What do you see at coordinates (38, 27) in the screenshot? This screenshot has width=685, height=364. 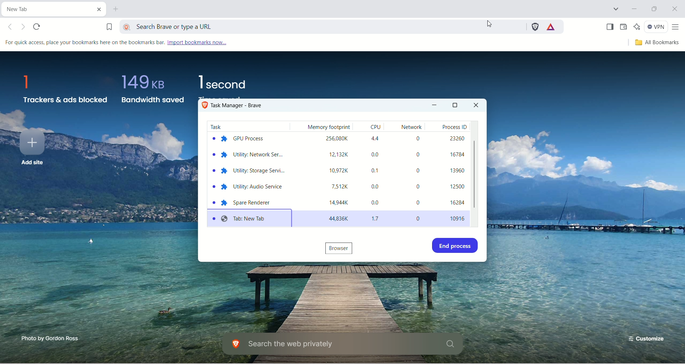 I see `reload` at bounding box center [38, 27].